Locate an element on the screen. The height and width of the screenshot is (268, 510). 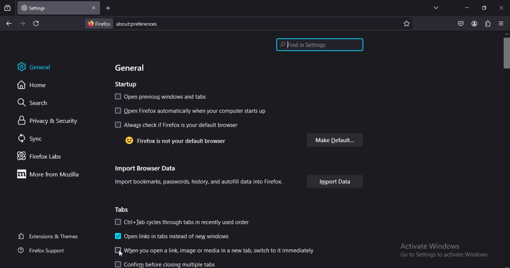
extensions is located at coordinates (487, 23).